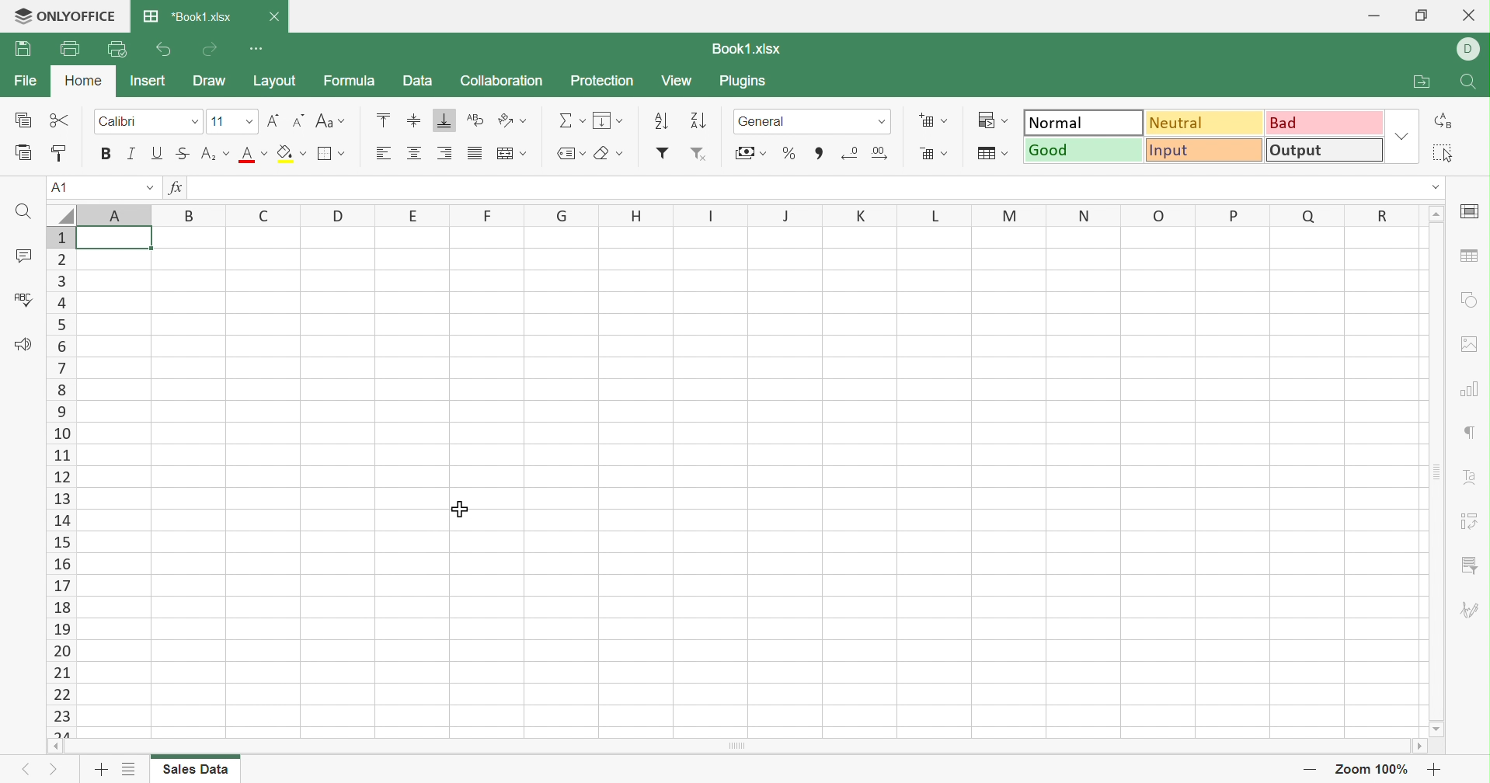 Image resolution: width=1490 pixels, height=783 pixels. Describe the element at coordinates (1423, 17) in the screenshot. I see `Restore Down` at that location.